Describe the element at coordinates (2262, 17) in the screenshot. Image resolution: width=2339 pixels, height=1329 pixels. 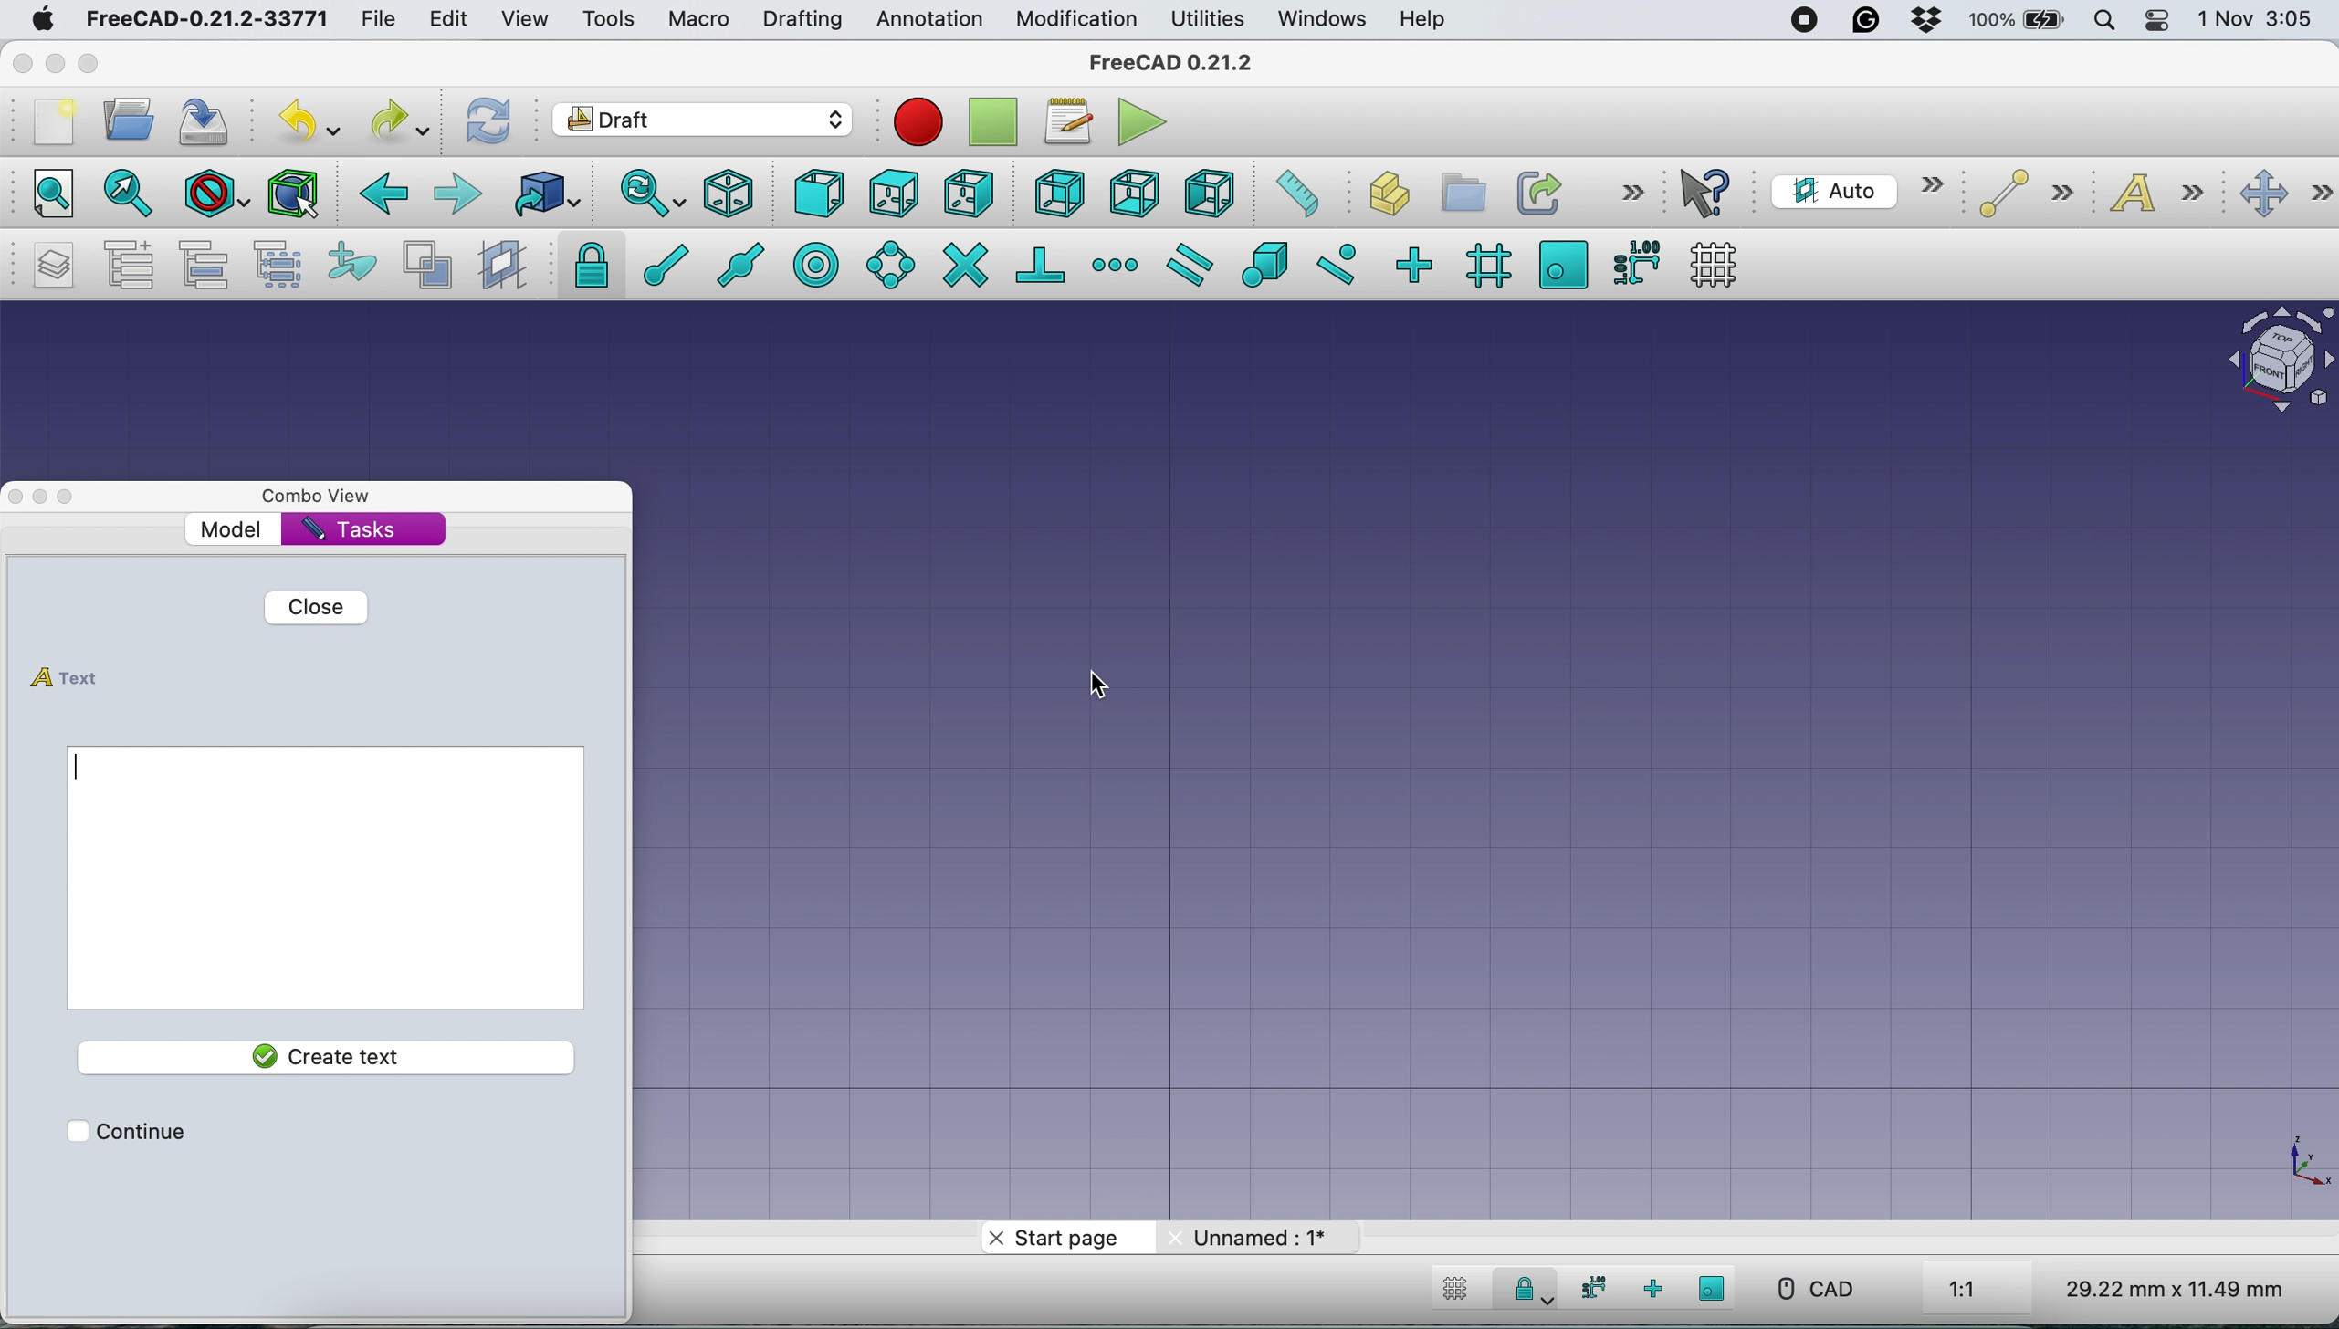
I see `date and time` at that location.